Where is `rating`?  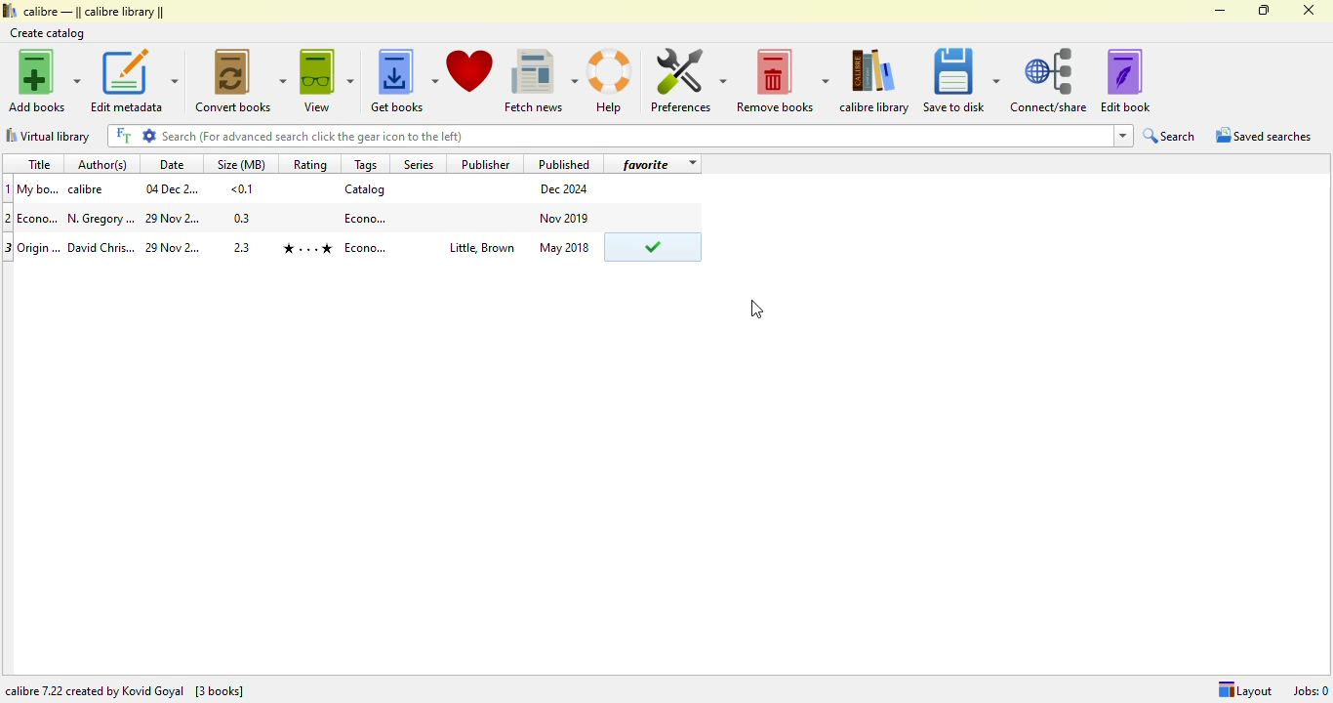
rating is located at coordinates (306, 248).